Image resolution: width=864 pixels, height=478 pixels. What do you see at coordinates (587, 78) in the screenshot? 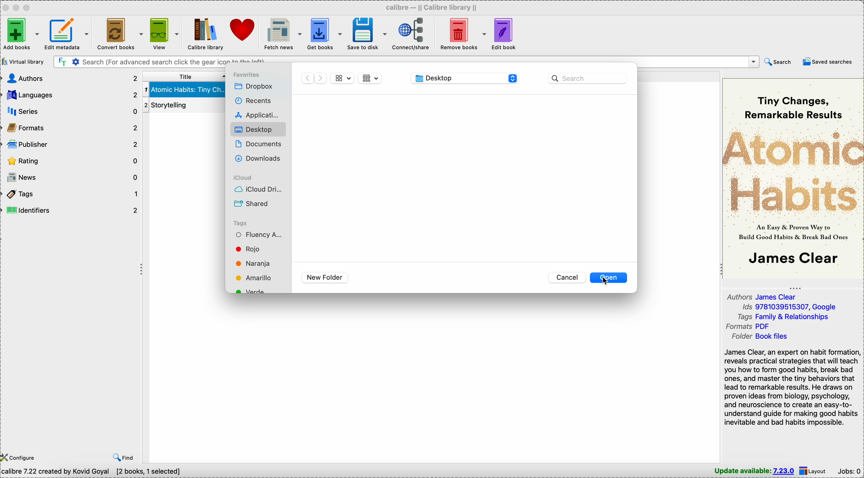
I see `search` at bounding box center [587, 78].